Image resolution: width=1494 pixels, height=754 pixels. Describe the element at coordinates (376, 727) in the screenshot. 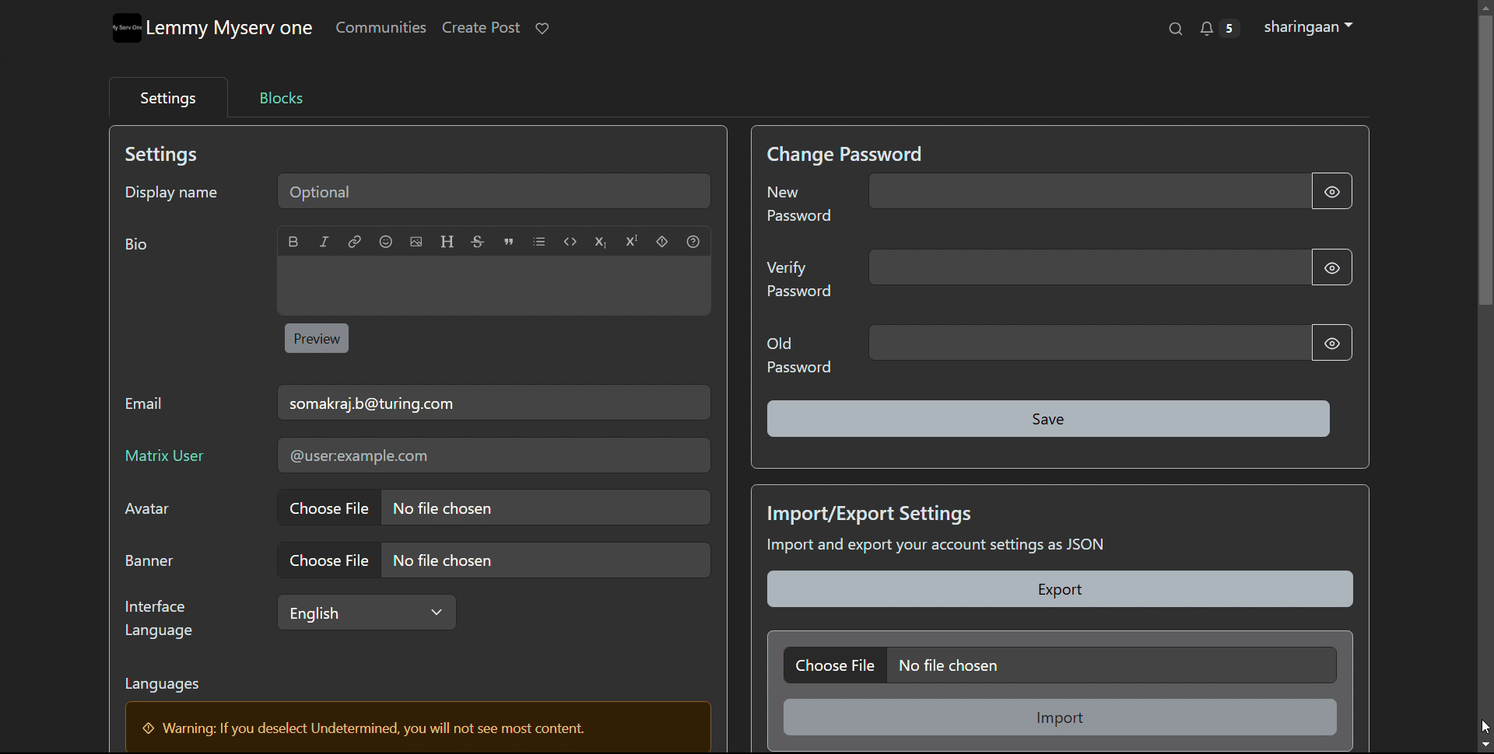

I see `| © Warning: If you deselect Undetermined, you will not see most content.` at that location.